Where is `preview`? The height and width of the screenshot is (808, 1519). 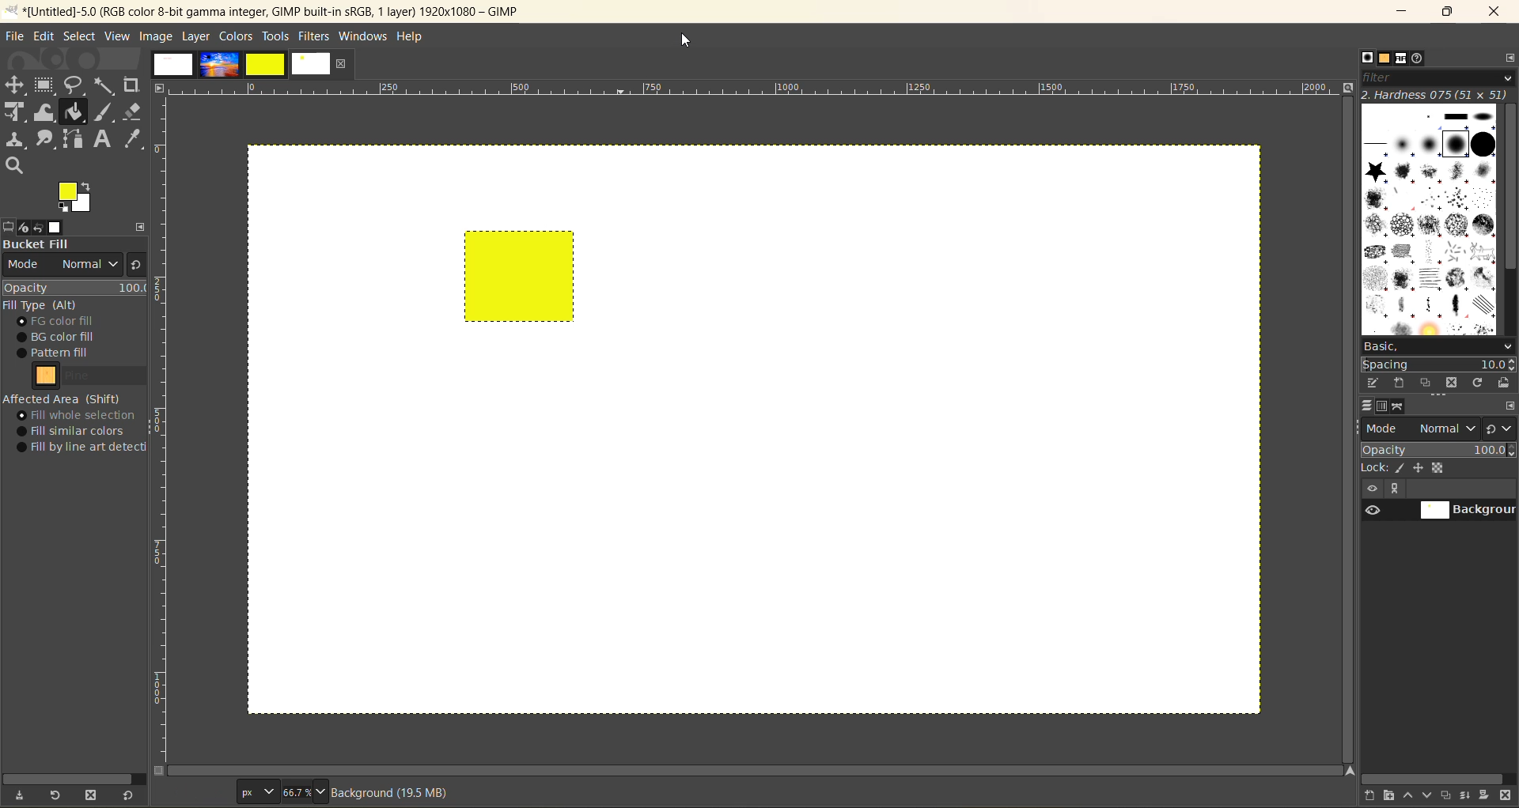
preview is located at coordinates (1371, 512).